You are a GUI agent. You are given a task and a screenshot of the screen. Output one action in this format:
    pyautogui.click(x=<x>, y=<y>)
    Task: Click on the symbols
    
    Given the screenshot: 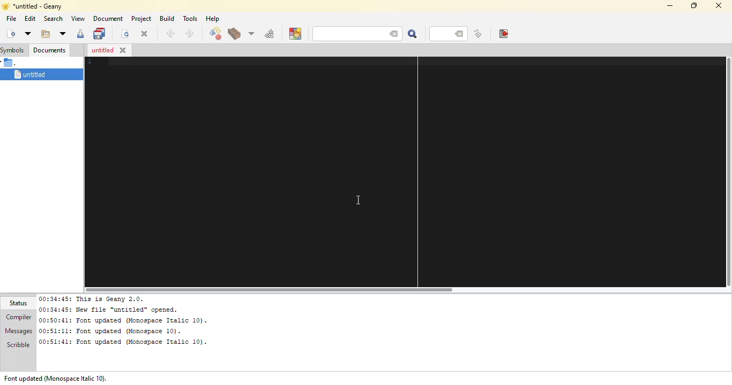 What is the action you would take?
    pyautogui.click(x=13, y=50)
    